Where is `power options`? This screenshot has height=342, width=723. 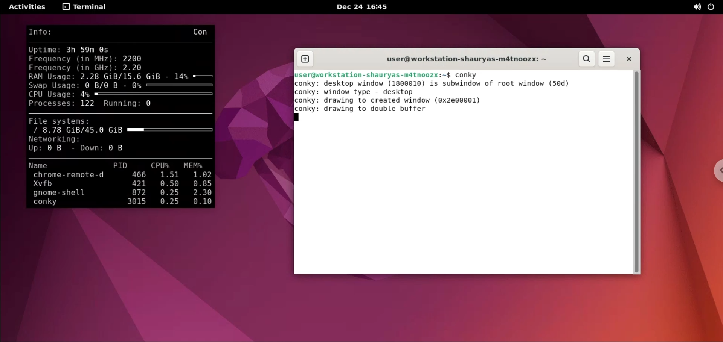
power options is located at coordinates (714, 8).